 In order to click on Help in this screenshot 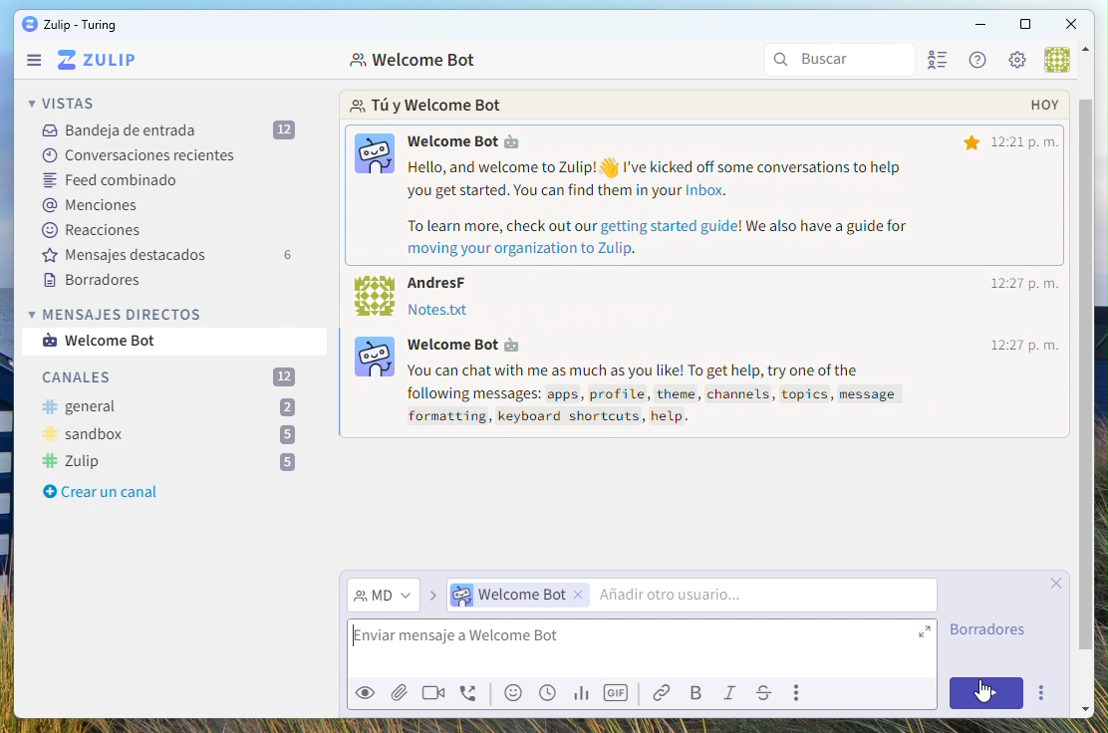, I will do `click(974, 60)`.